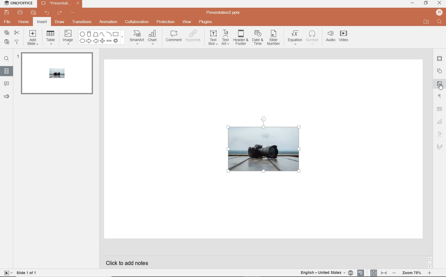 The height and width of the screenshot is (277, 446). What do you see at coordinates (20, 12) in the screenshot?
I see `print` at bounding box center [20, 12].